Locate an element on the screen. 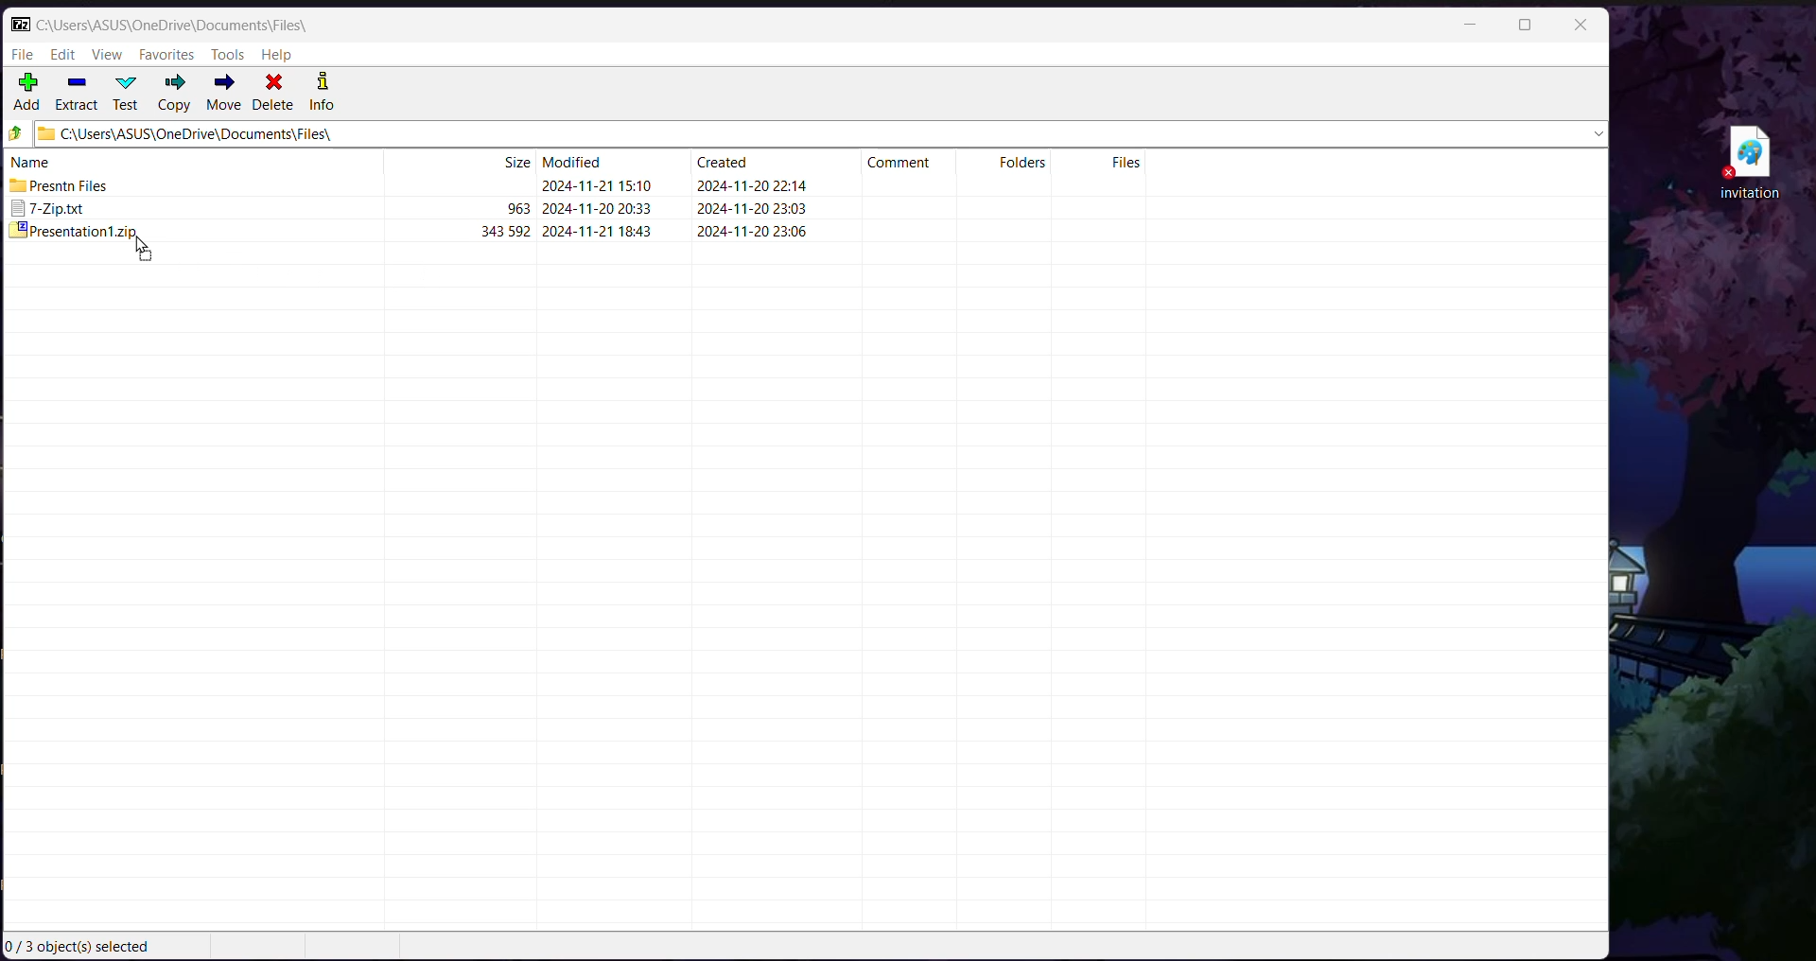 The width and height of the screenshot is (1816, 961). Drag to Cursor is located at coordinates (148, 253).